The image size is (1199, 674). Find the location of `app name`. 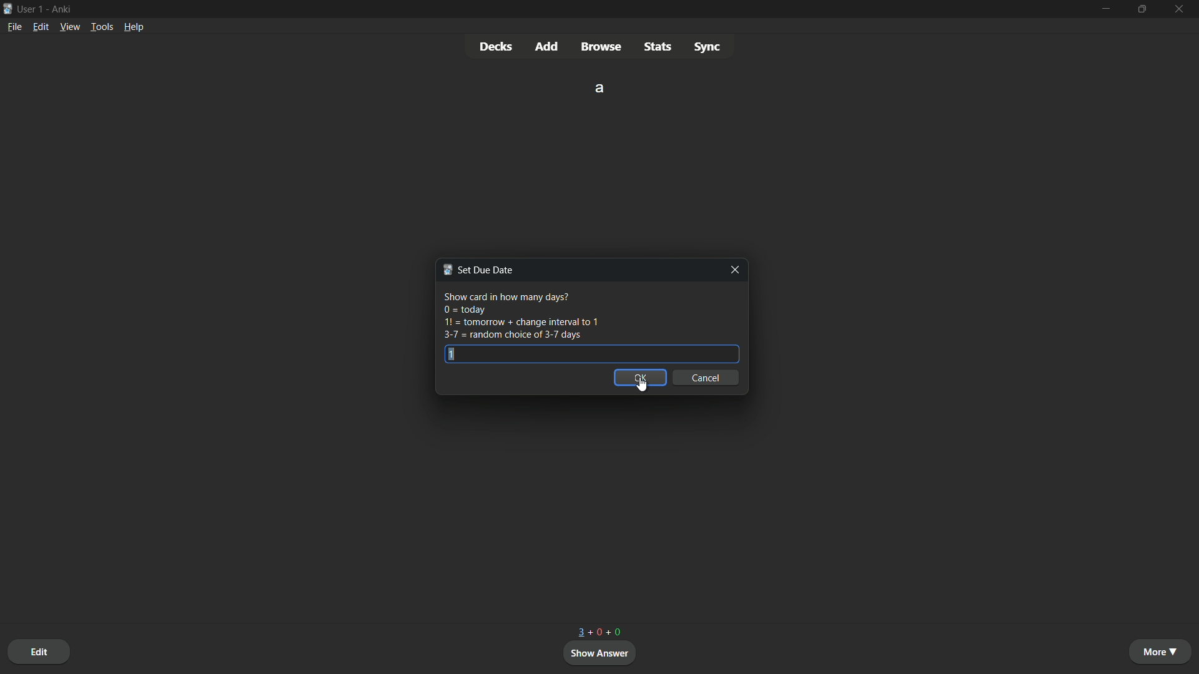

app name is located at coordinates (62, 10).